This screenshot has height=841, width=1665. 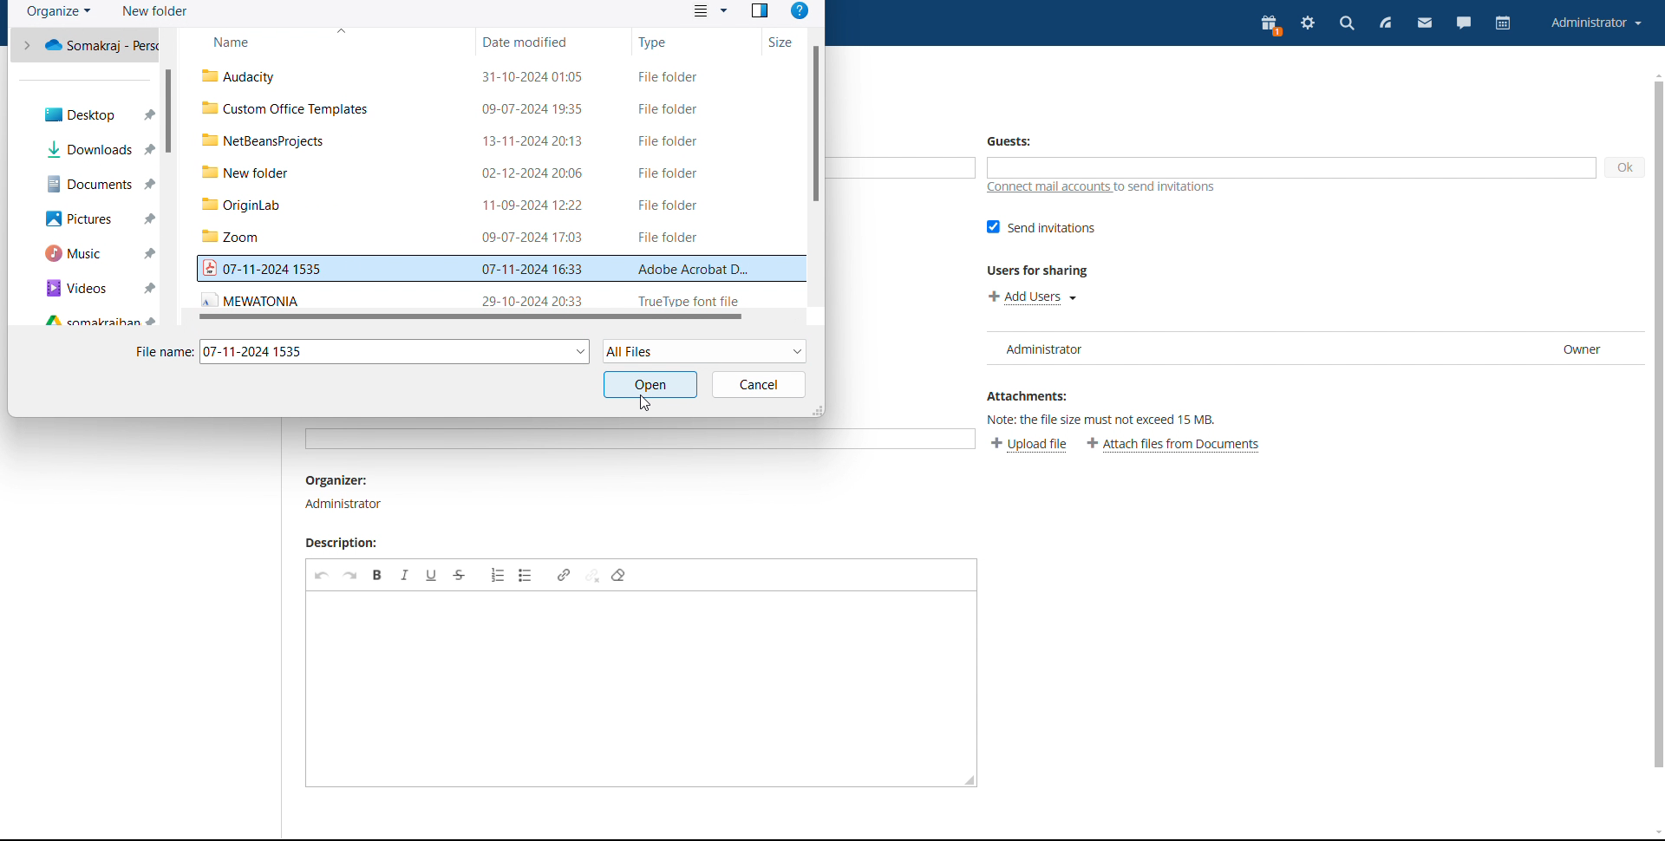 What do you see at coordinates (169, 109) in the screenshot?
I see `scrollbar` at bounding box center [169, 109].